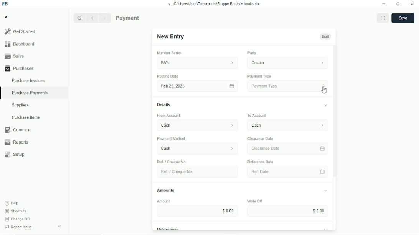  I want to click on Payment Type, so click(259, 76).